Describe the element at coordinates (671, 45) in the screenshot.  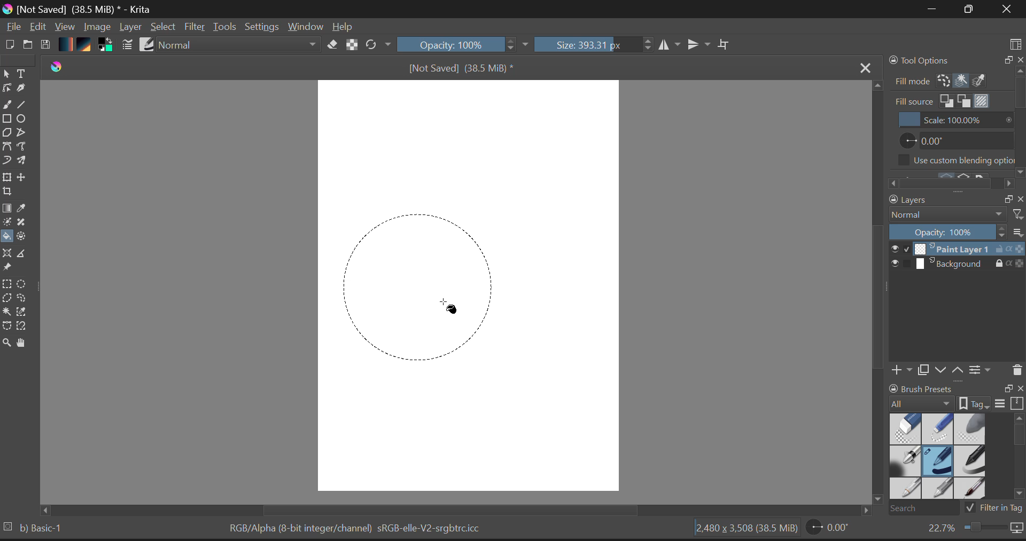
I see `Vertical Mirror Flip` at that location.